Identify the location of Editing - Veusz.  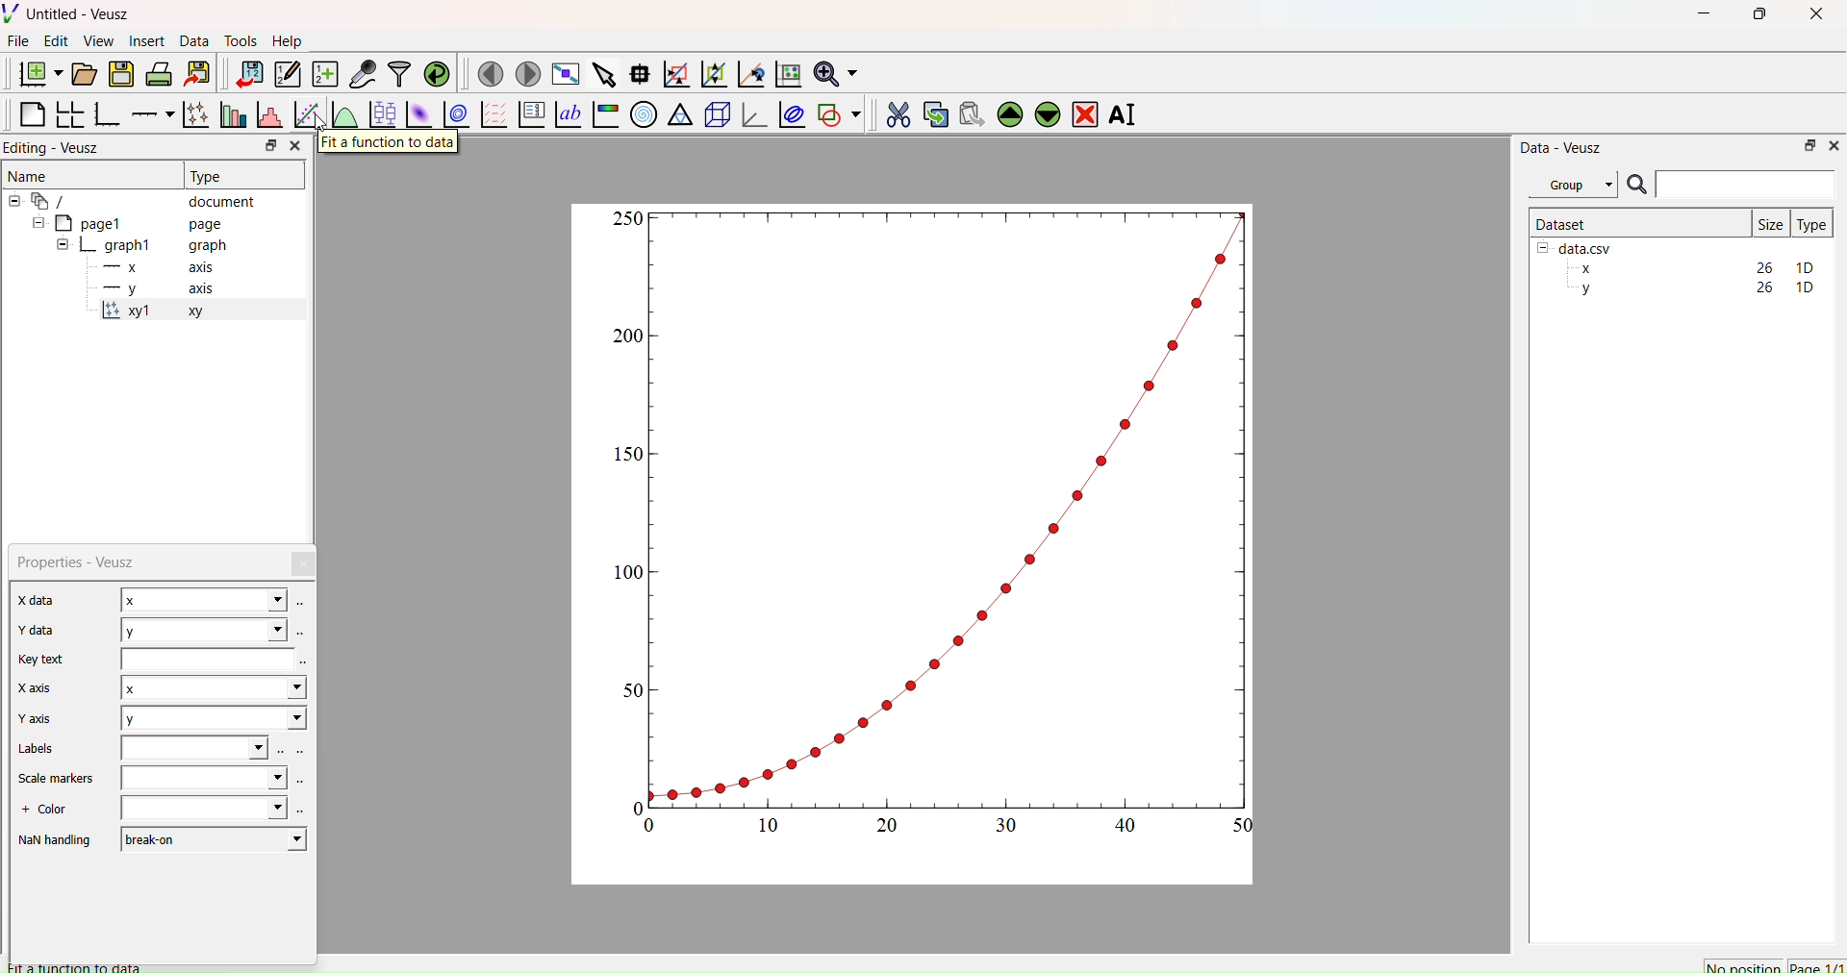
(58, 147).